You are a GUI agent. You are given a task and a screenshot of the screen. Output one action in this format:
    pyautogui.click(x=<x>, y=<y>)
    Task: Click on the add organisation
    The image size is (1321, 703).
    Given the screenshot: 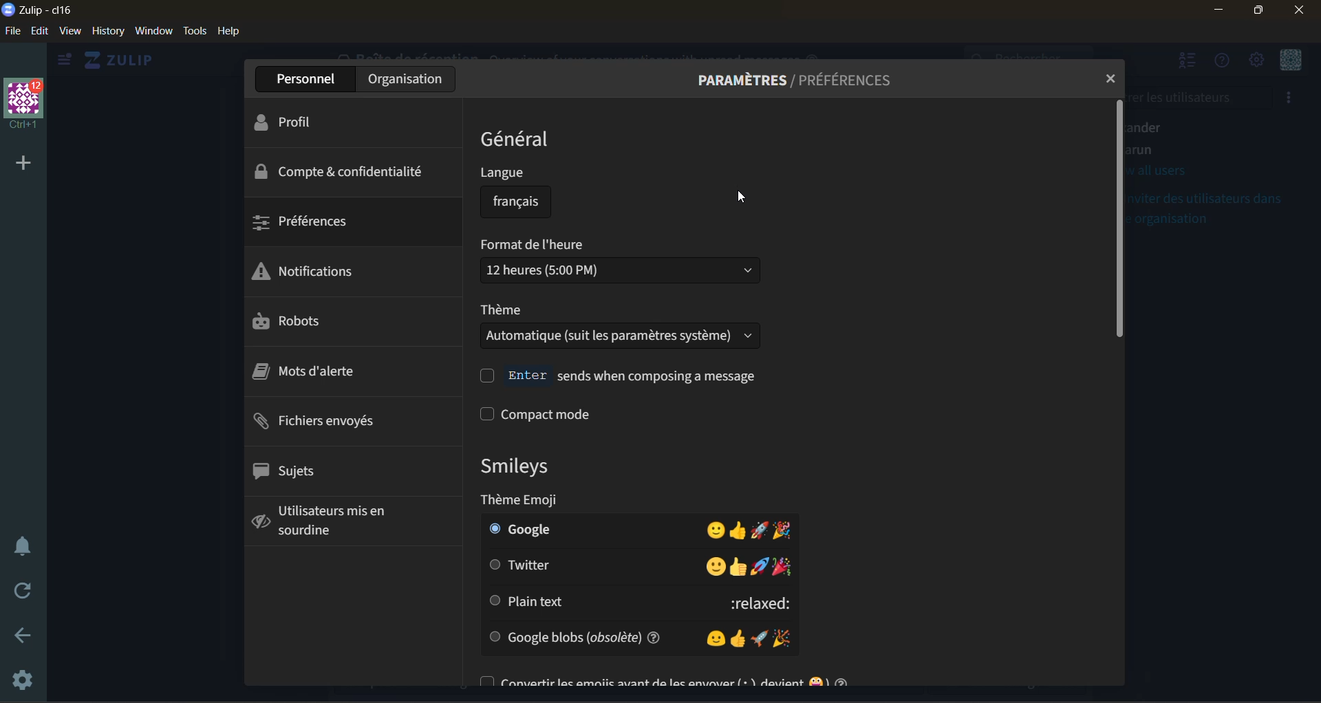 What is the action you would take?
    pyautogui.click(x=21, y=163)
    